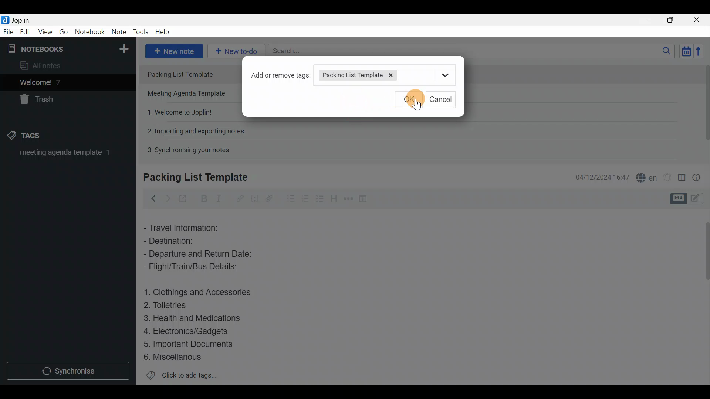 The height and width of the screenshot is (399, 710). I want to click on Code, so click(254, 198).